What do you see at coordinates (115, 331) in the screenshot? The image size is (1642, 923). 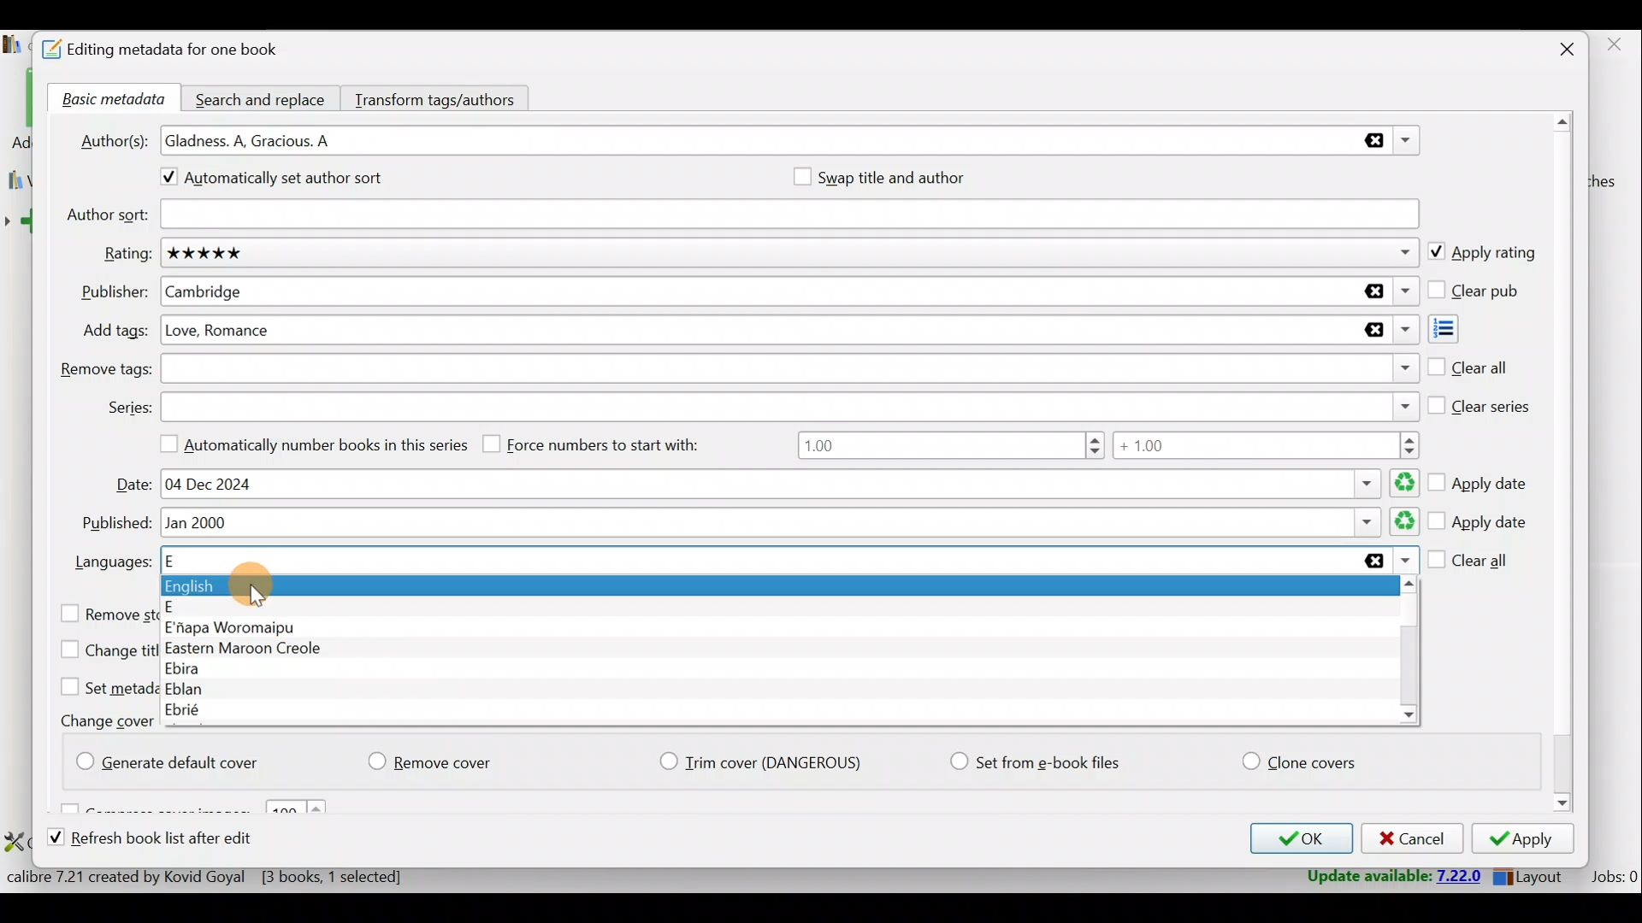 I see `Add tags:` at bounding box center [115, 331].